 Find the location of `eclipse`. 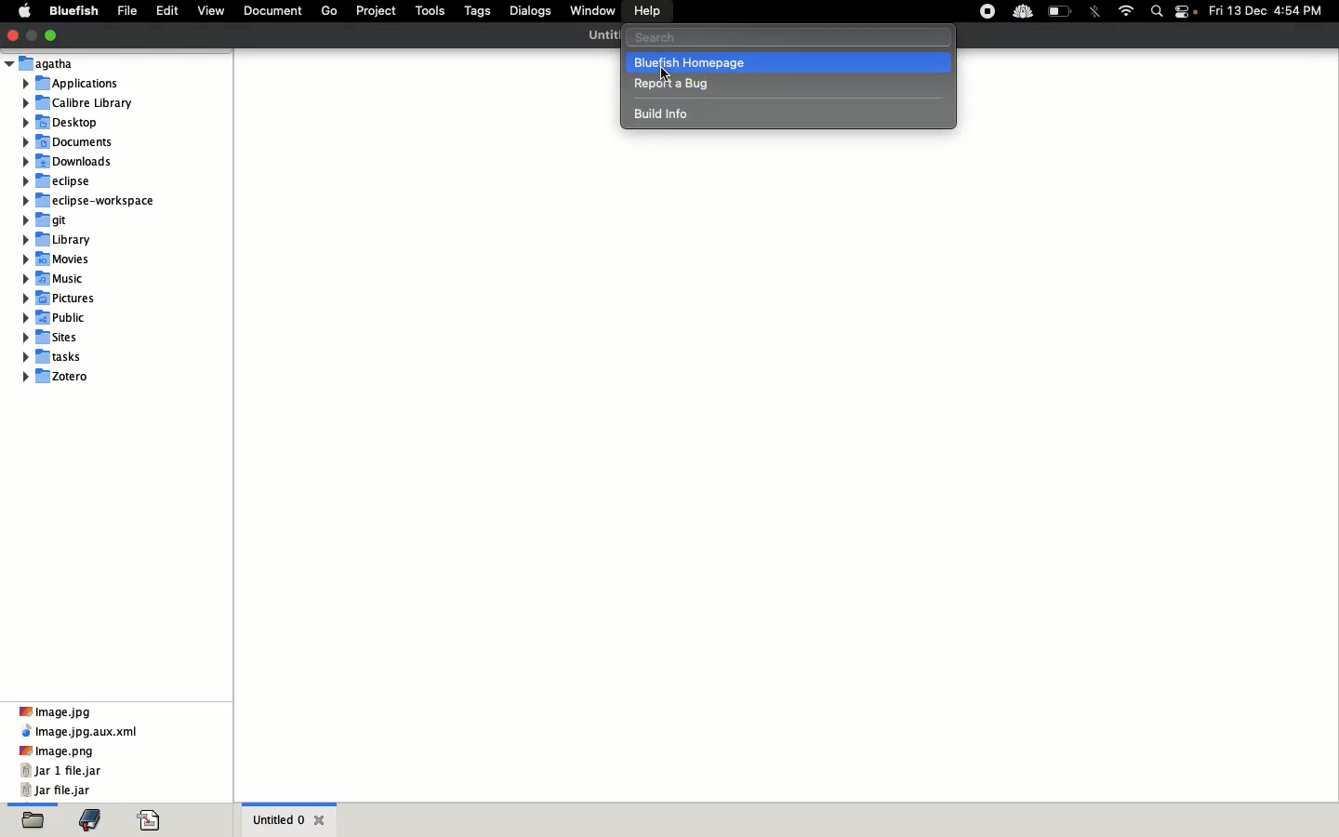

eclipse is located at coordinates (69, 180).